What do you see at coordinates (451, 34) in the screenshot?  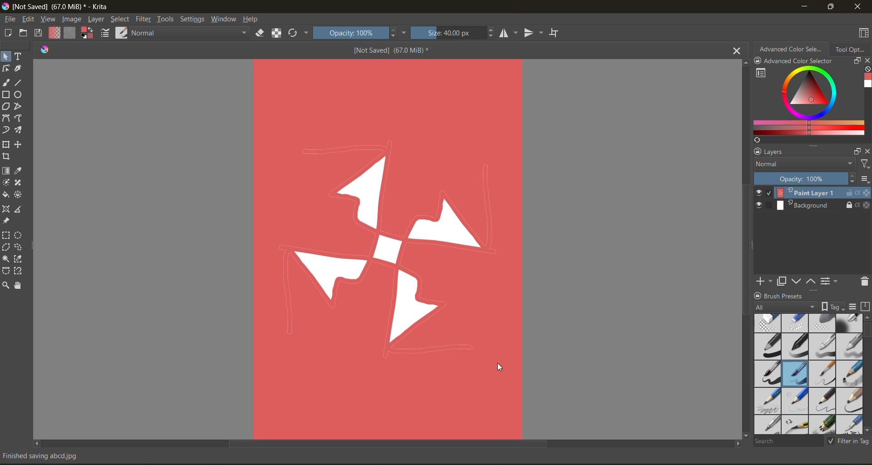 I see `size` at bounding box center [451, 34].